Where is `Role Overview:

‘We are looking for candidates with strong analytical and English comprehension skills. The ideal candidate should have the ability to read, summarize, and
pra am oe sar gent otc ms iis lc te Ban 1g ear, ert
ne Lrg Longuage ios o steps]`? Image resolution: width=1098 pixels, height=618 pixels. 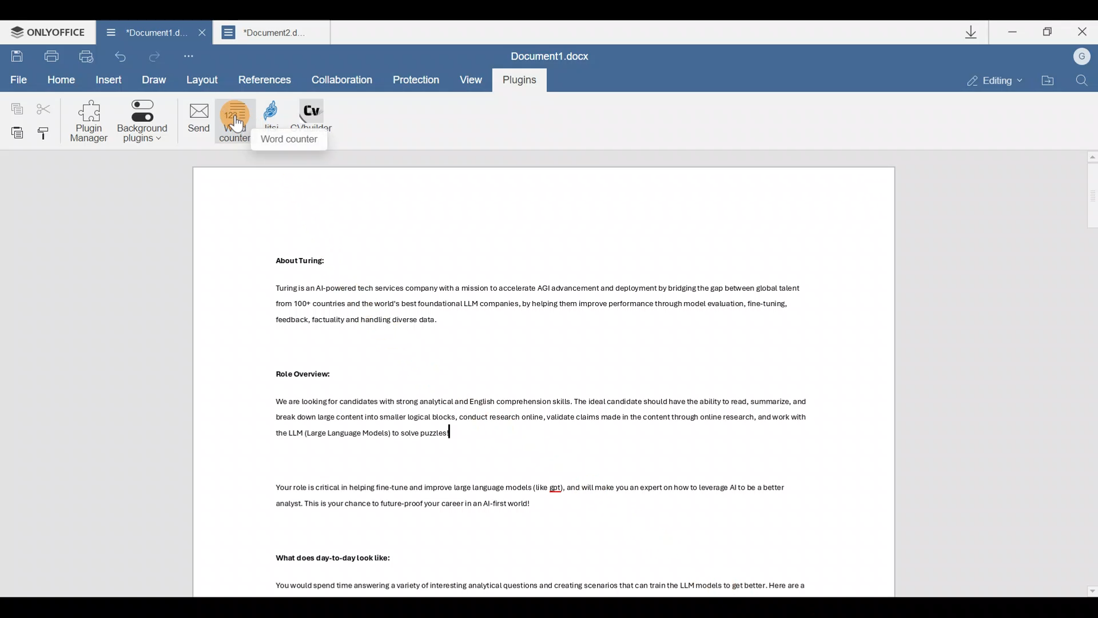 Role Overview:

‘We are looking for candidates with strong analytical and English comprehension skills. The ideal candidate should have the ability to read, summarize, and
pra am oe sar gent otc ms iis lc te Ban 1g ear, ert
ne Lrg Longuage ios o steps] is located at coordinates (540, 406).